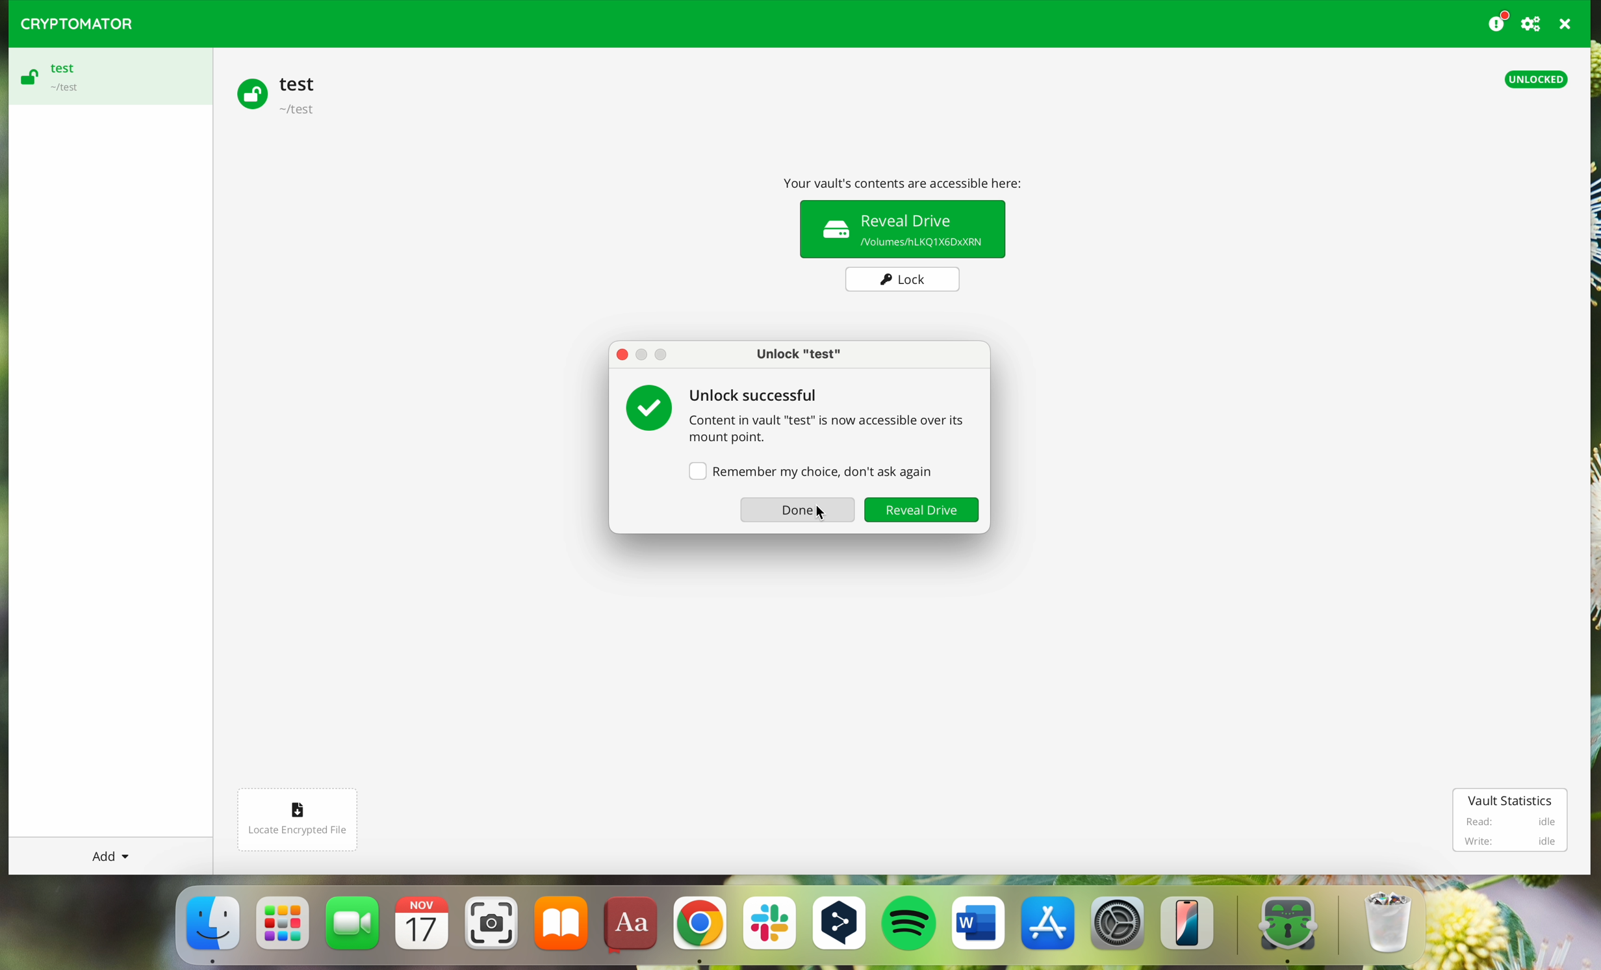 This screenshot has width=1601, height=970. Describe the element at coordinates (1511, 819) in the screenshot. I see `vault statistics` at that location.